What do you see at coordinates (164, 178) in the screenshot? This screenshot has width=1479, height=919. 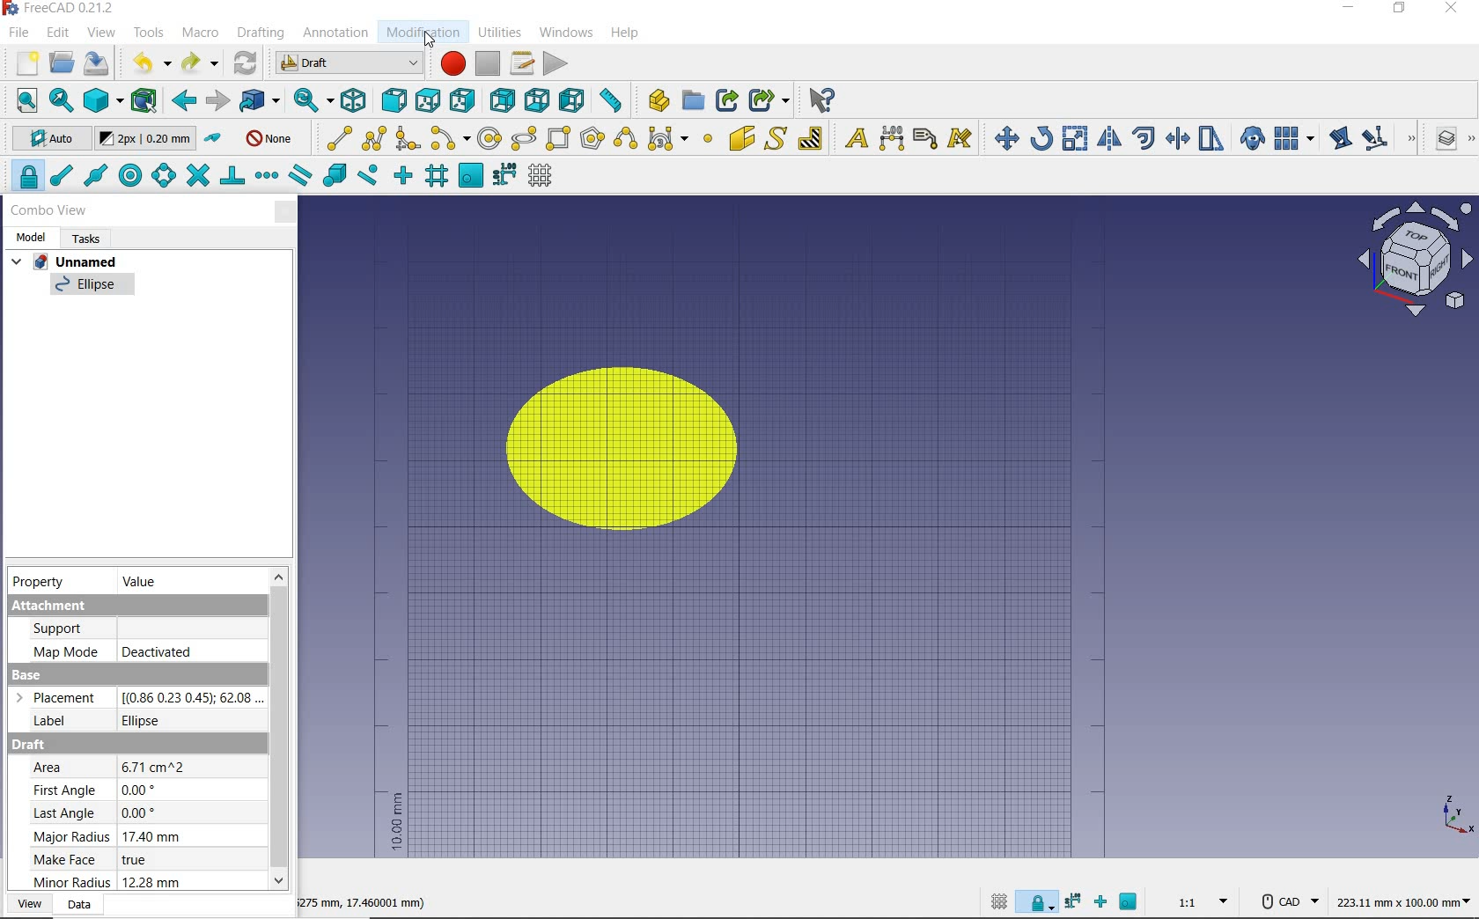 I see `snap angle` at bounding box center [164, 178].